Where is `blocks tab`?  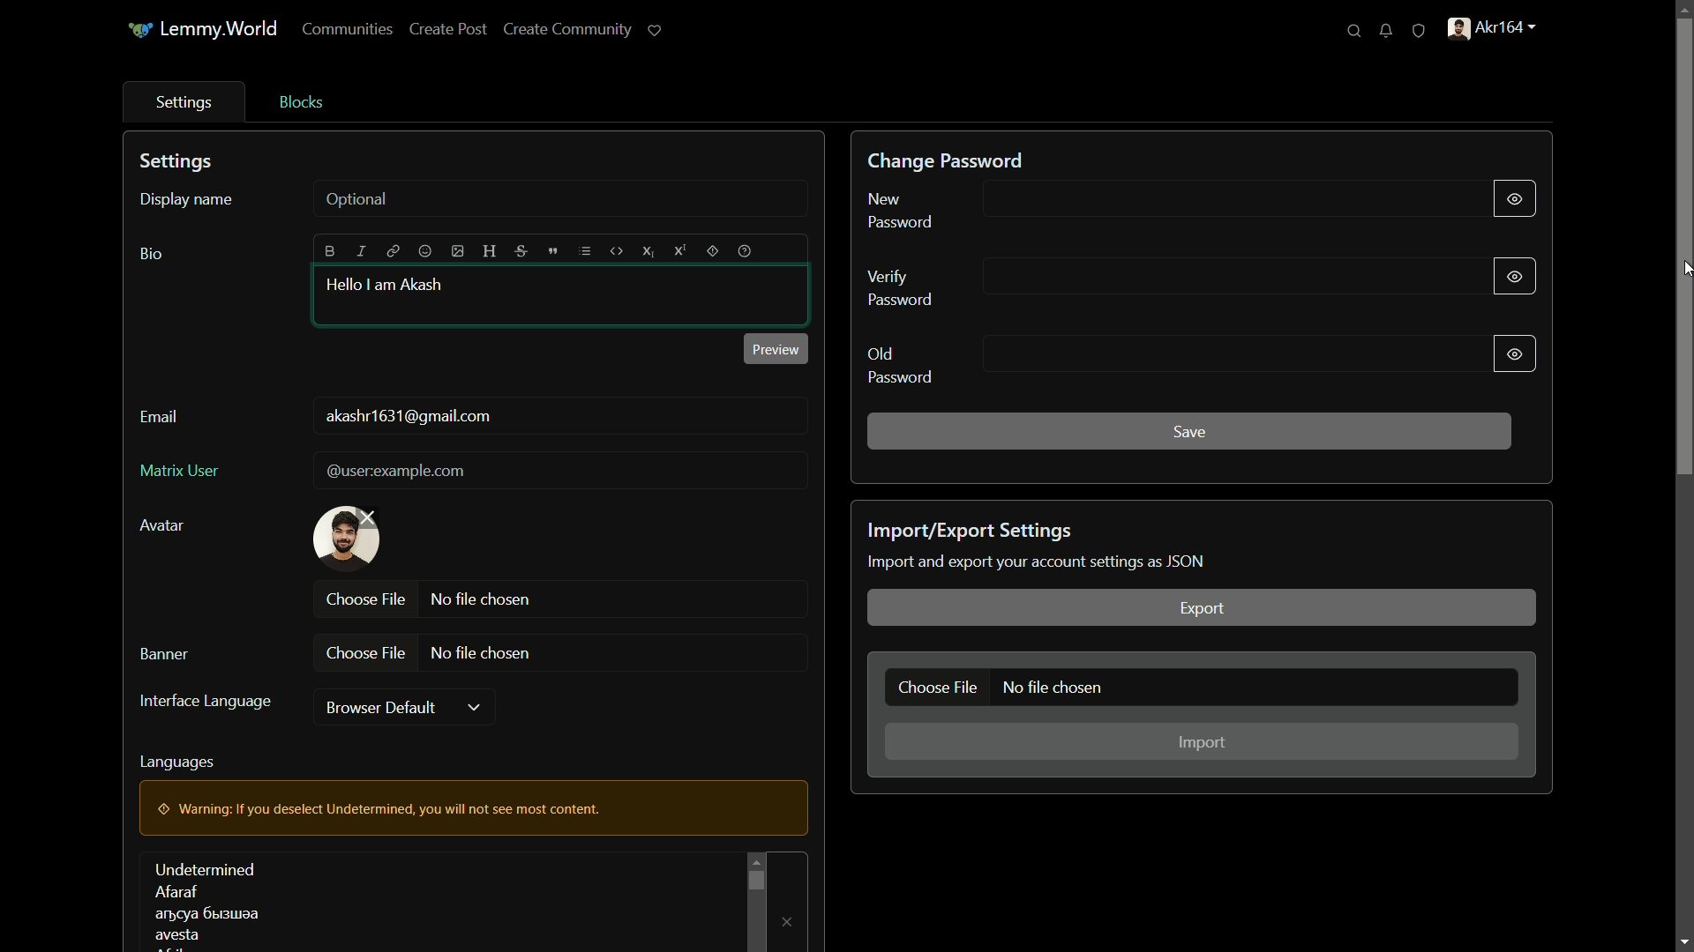
blocks tab is located at coordinates (301, 103).